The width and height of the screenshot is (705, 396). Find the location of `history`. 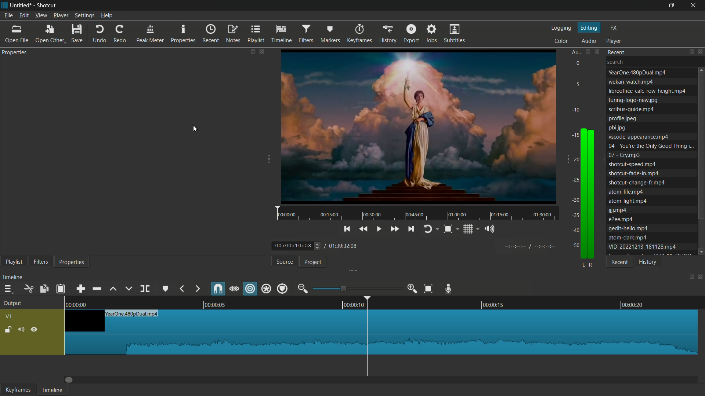

history is located at coordinates (648, 262).